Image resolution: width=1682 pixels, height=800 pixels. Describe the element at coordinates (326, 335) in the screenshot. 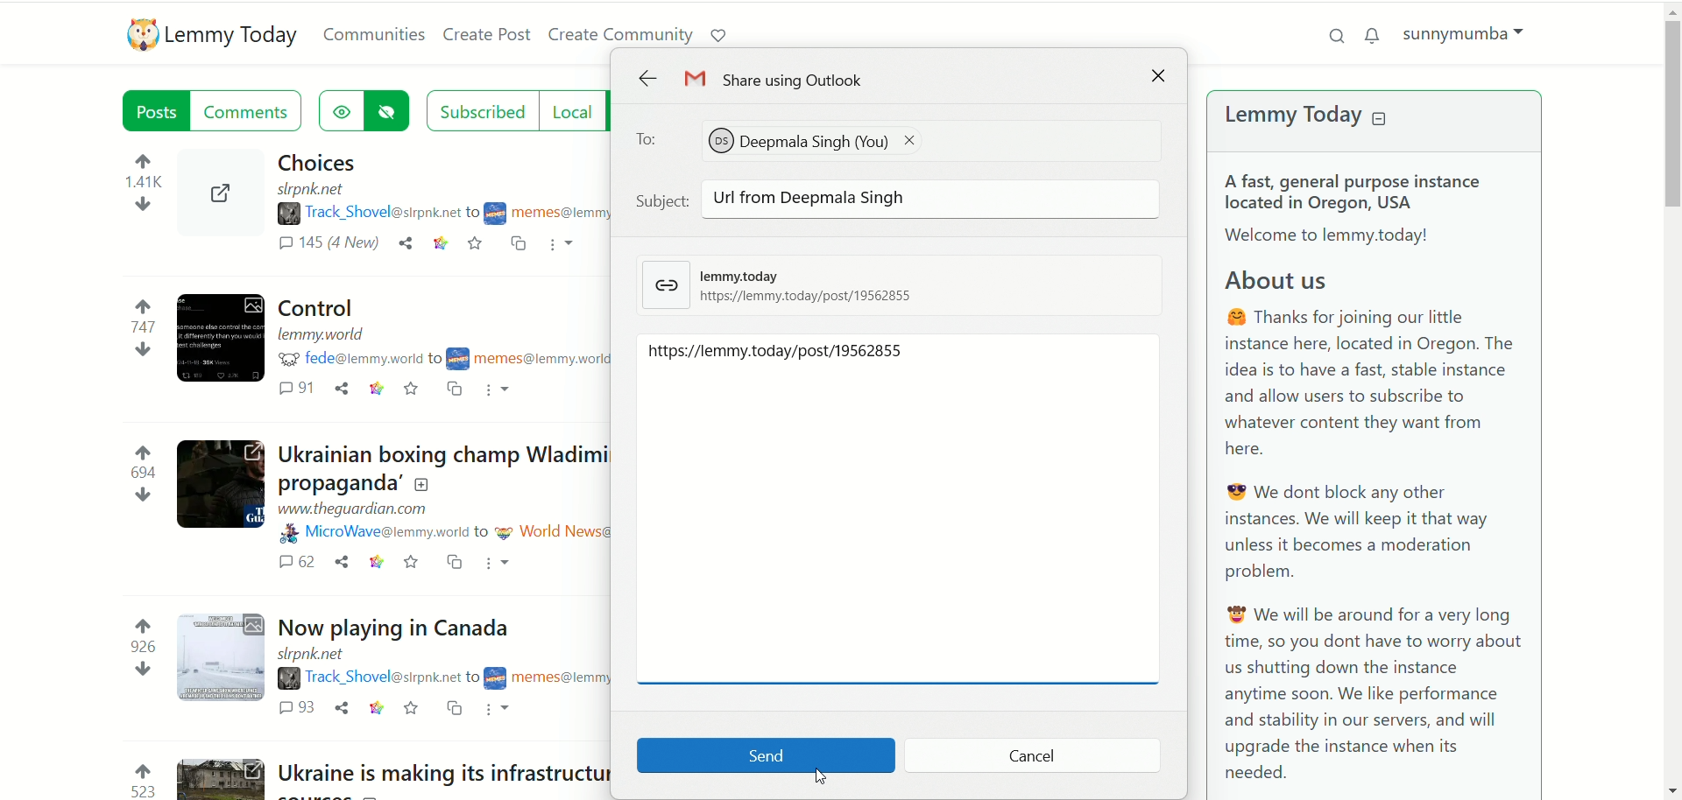

I see `URL` at that location.